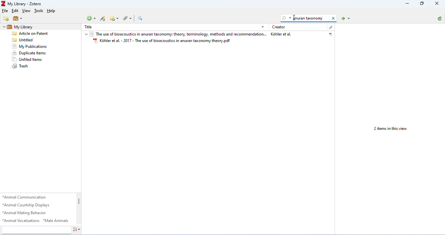 This screenshot has height=235, width=445. Describe the element at coordinates (279, 27) in the screenshot. I see `Creator` at that location.